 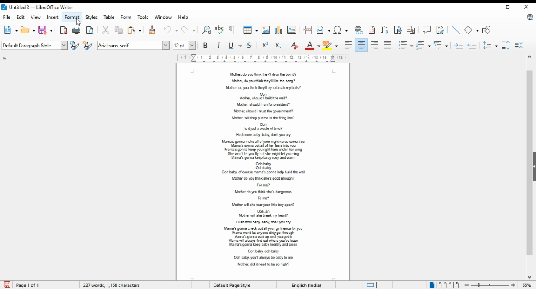 What do you see at coordinates (106, 30) in the screenshot?
I see `cut` at bounding box center [106, 30].